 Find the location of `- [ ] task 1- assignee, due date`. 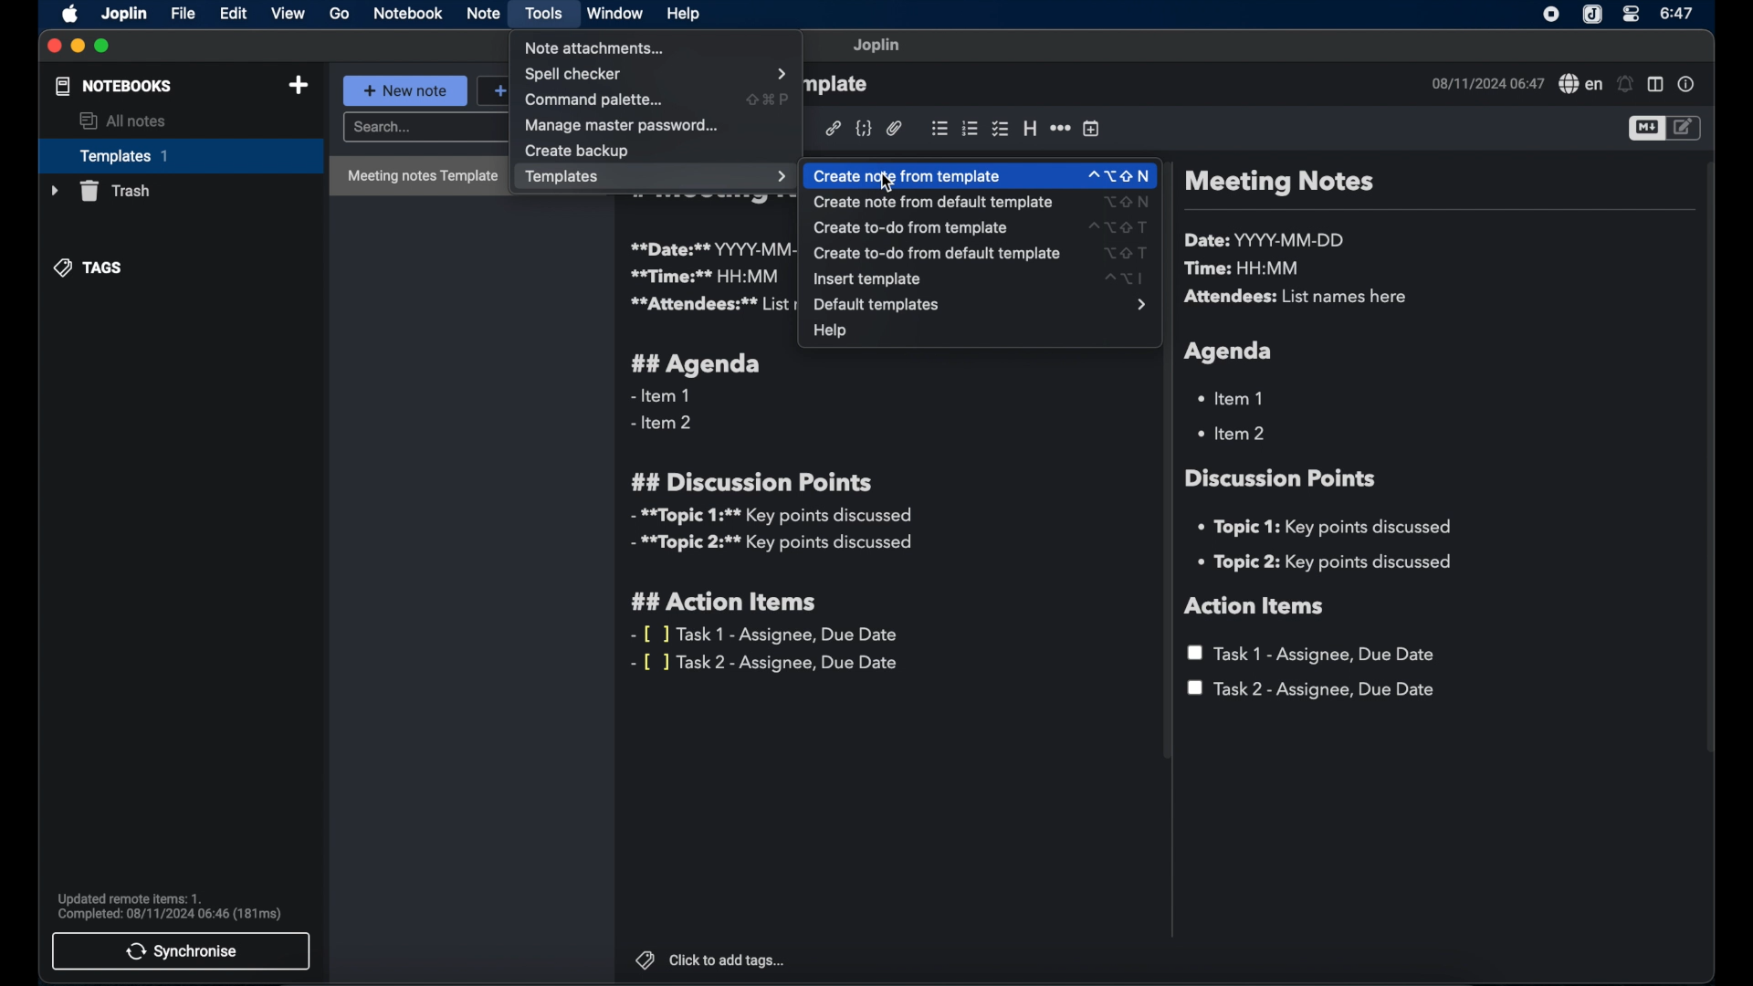

- [ ] task 1- assignee, due date is located at coordinates (766, 635).